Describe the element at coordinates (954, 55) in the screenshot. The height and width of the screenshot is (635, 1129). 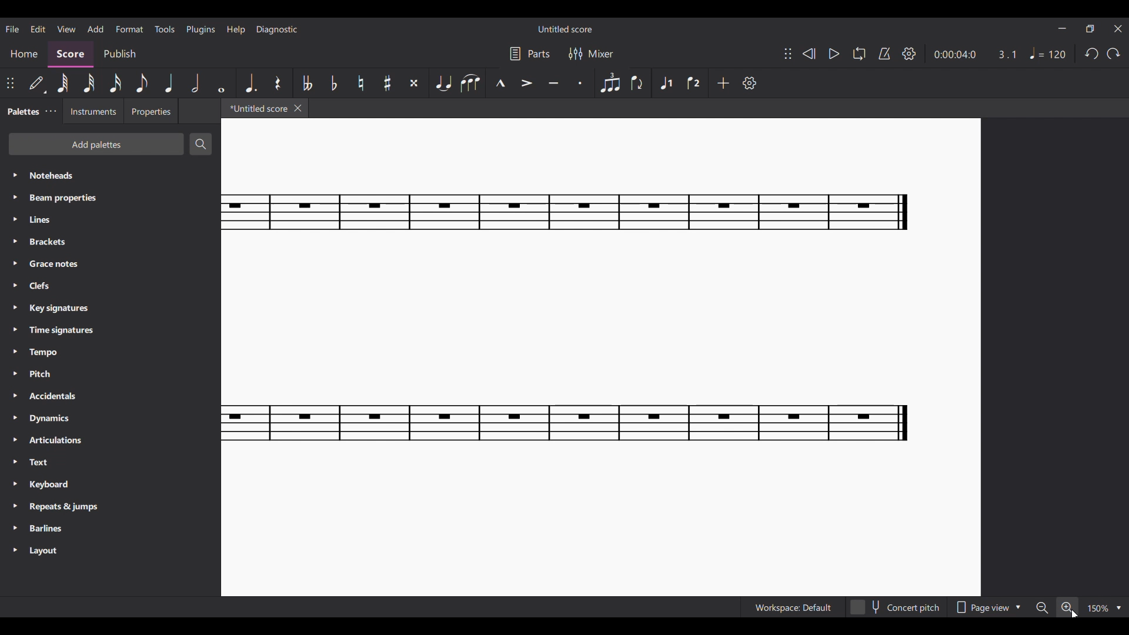
I see `Current duration` at that location.